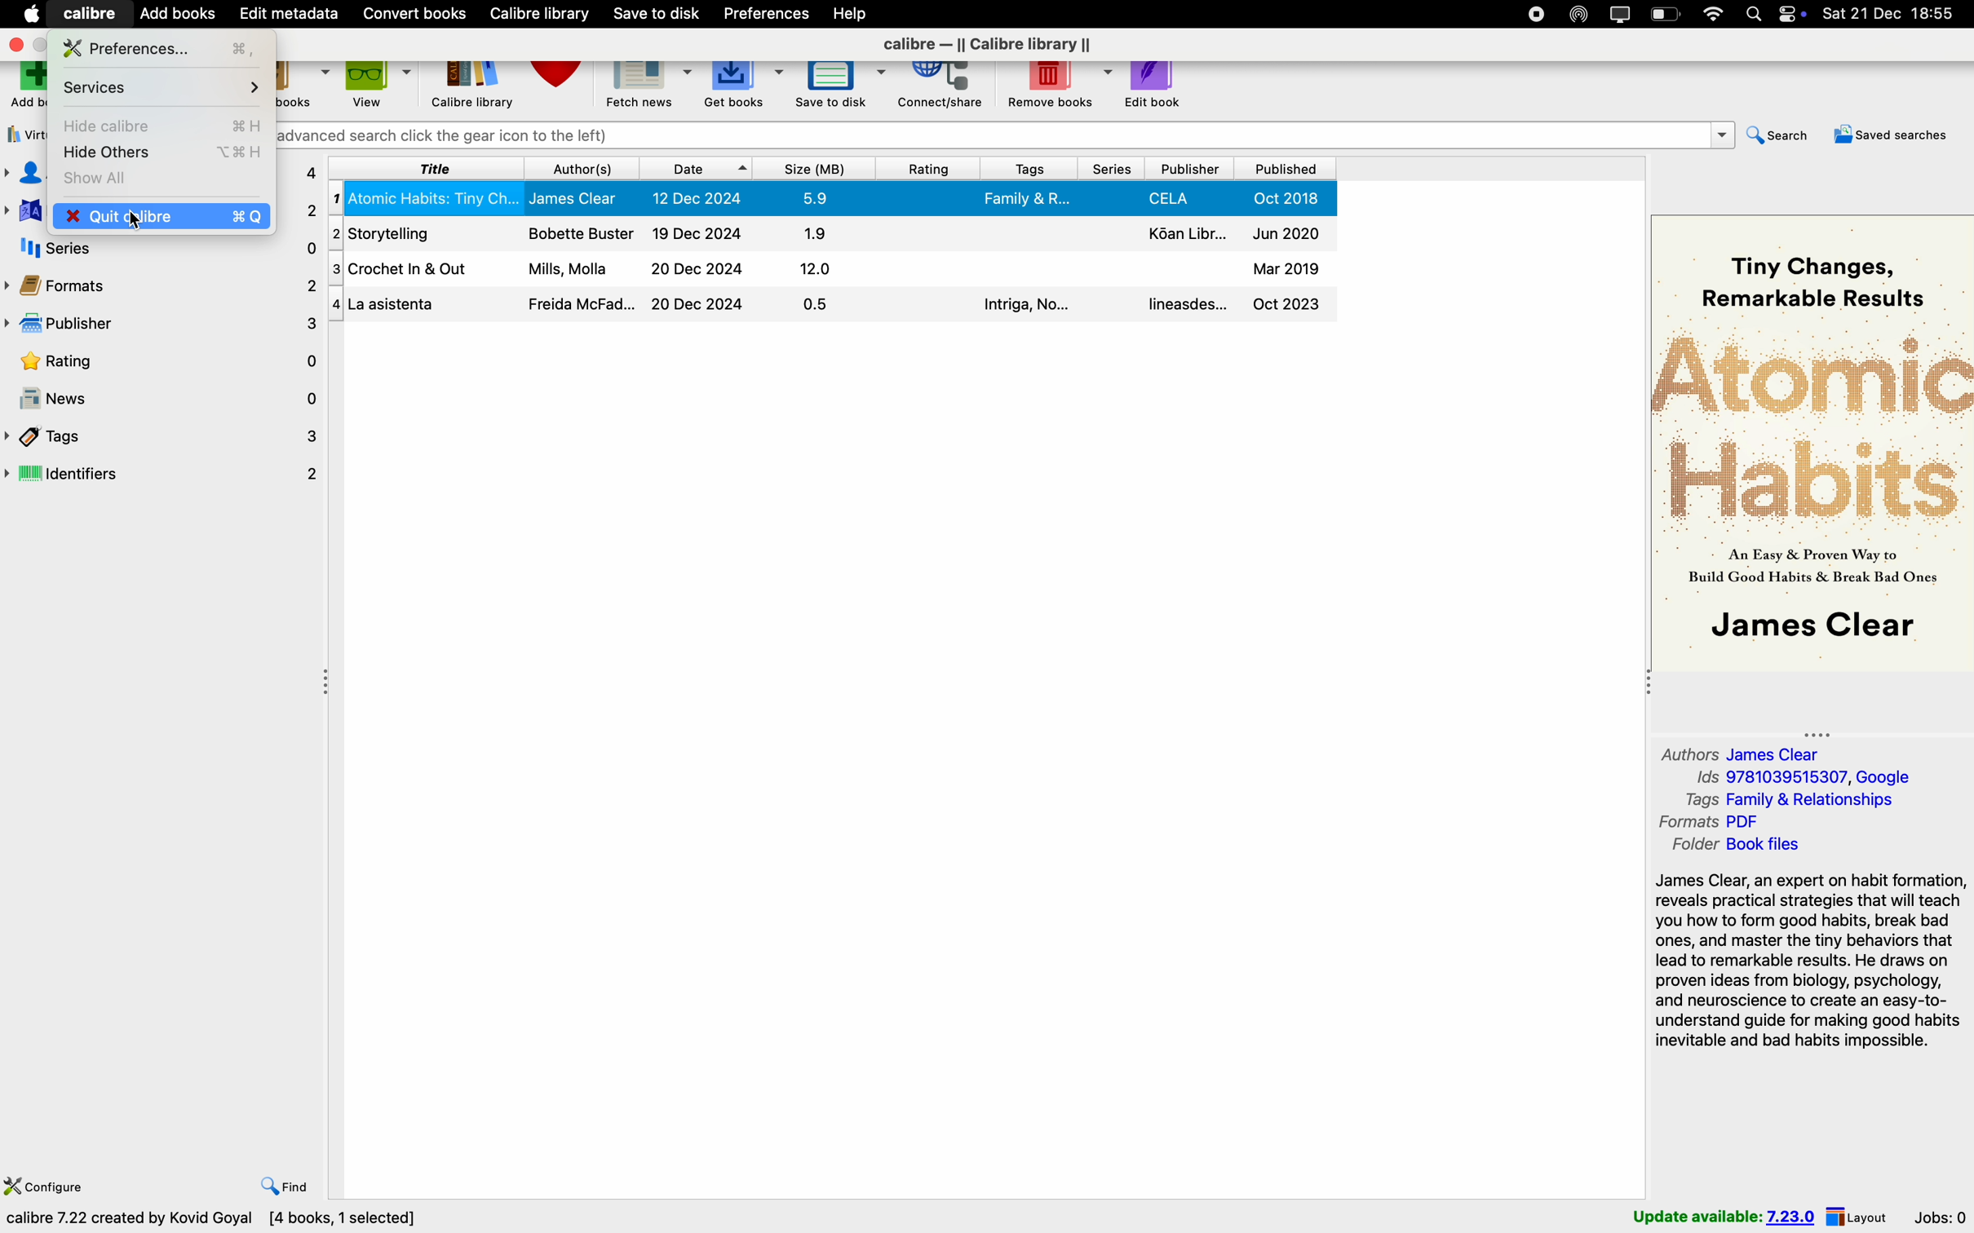 Image resolution: width=1974 pixels, height=1233 pixels. What do you see at coordinates (1941, 1215) in the screenshot?
I see `Jobs: 0` at bounding box center [1941, 1215].